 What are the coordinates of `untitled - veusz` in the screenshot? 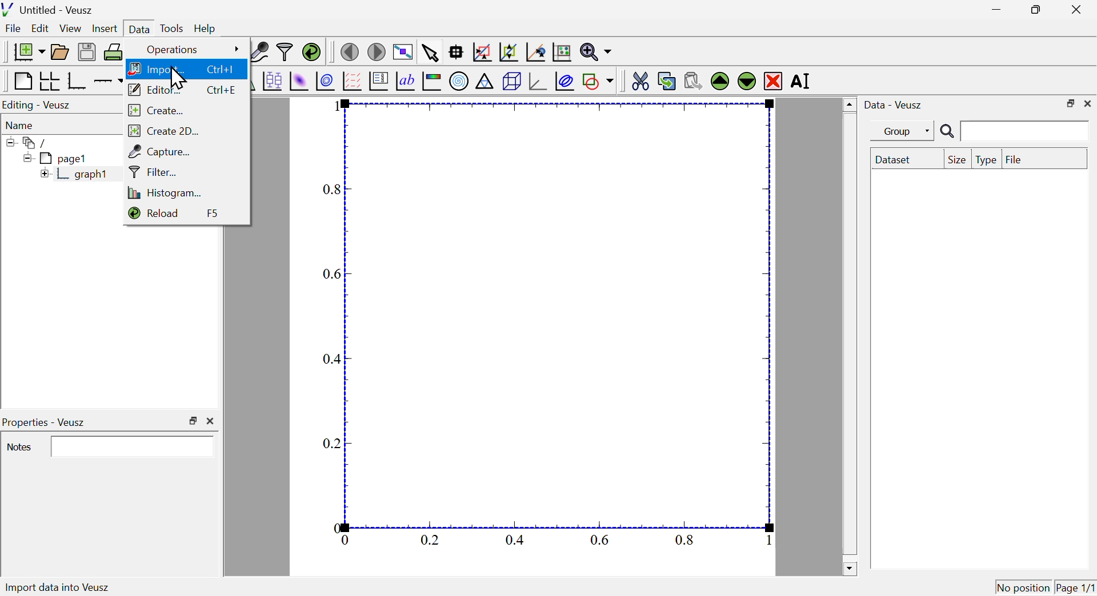 It's located at (49, 9).